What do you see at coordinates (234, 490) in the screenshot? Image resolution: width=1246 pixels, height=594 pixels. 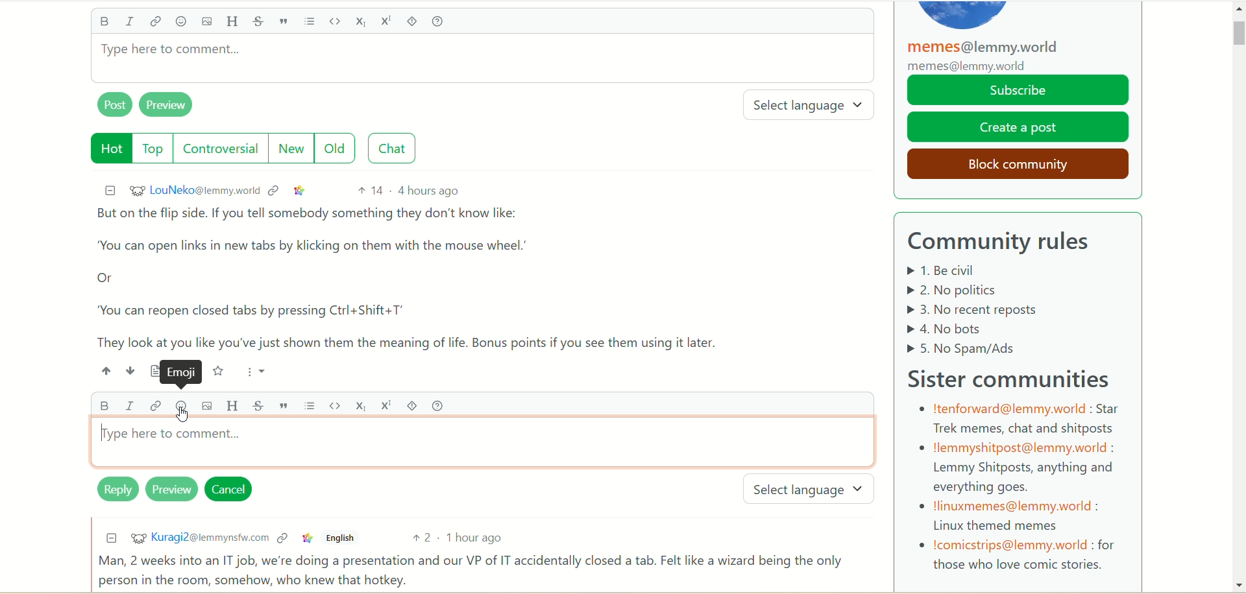 I see `cancel` at bounding box center [234, 490].